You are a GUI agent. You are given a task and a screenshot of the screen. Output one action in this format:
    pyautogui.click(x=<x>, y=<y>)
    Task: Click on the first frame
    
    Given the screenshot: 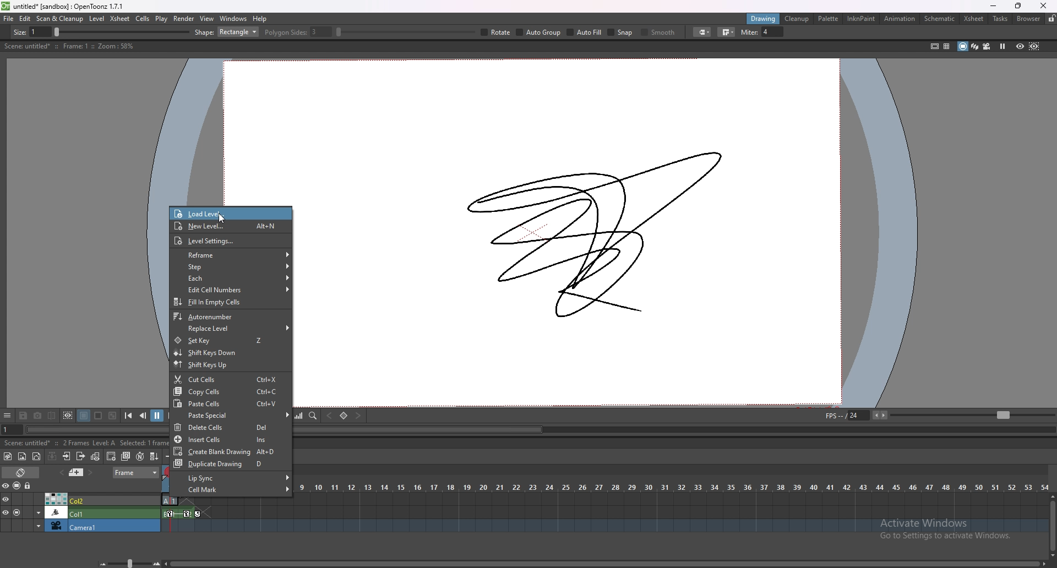 What is the action you would take?
    pyautogui.click(x=128, y=416)
    